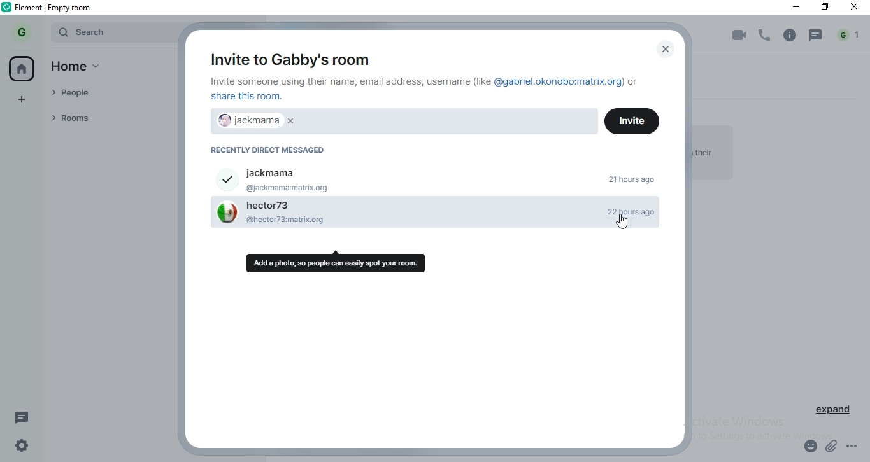 The height and width of the screenshot is (462, 870). Describe the element at coordinates (256, 122) in the screenshot. I see `jackmamae` at that location.